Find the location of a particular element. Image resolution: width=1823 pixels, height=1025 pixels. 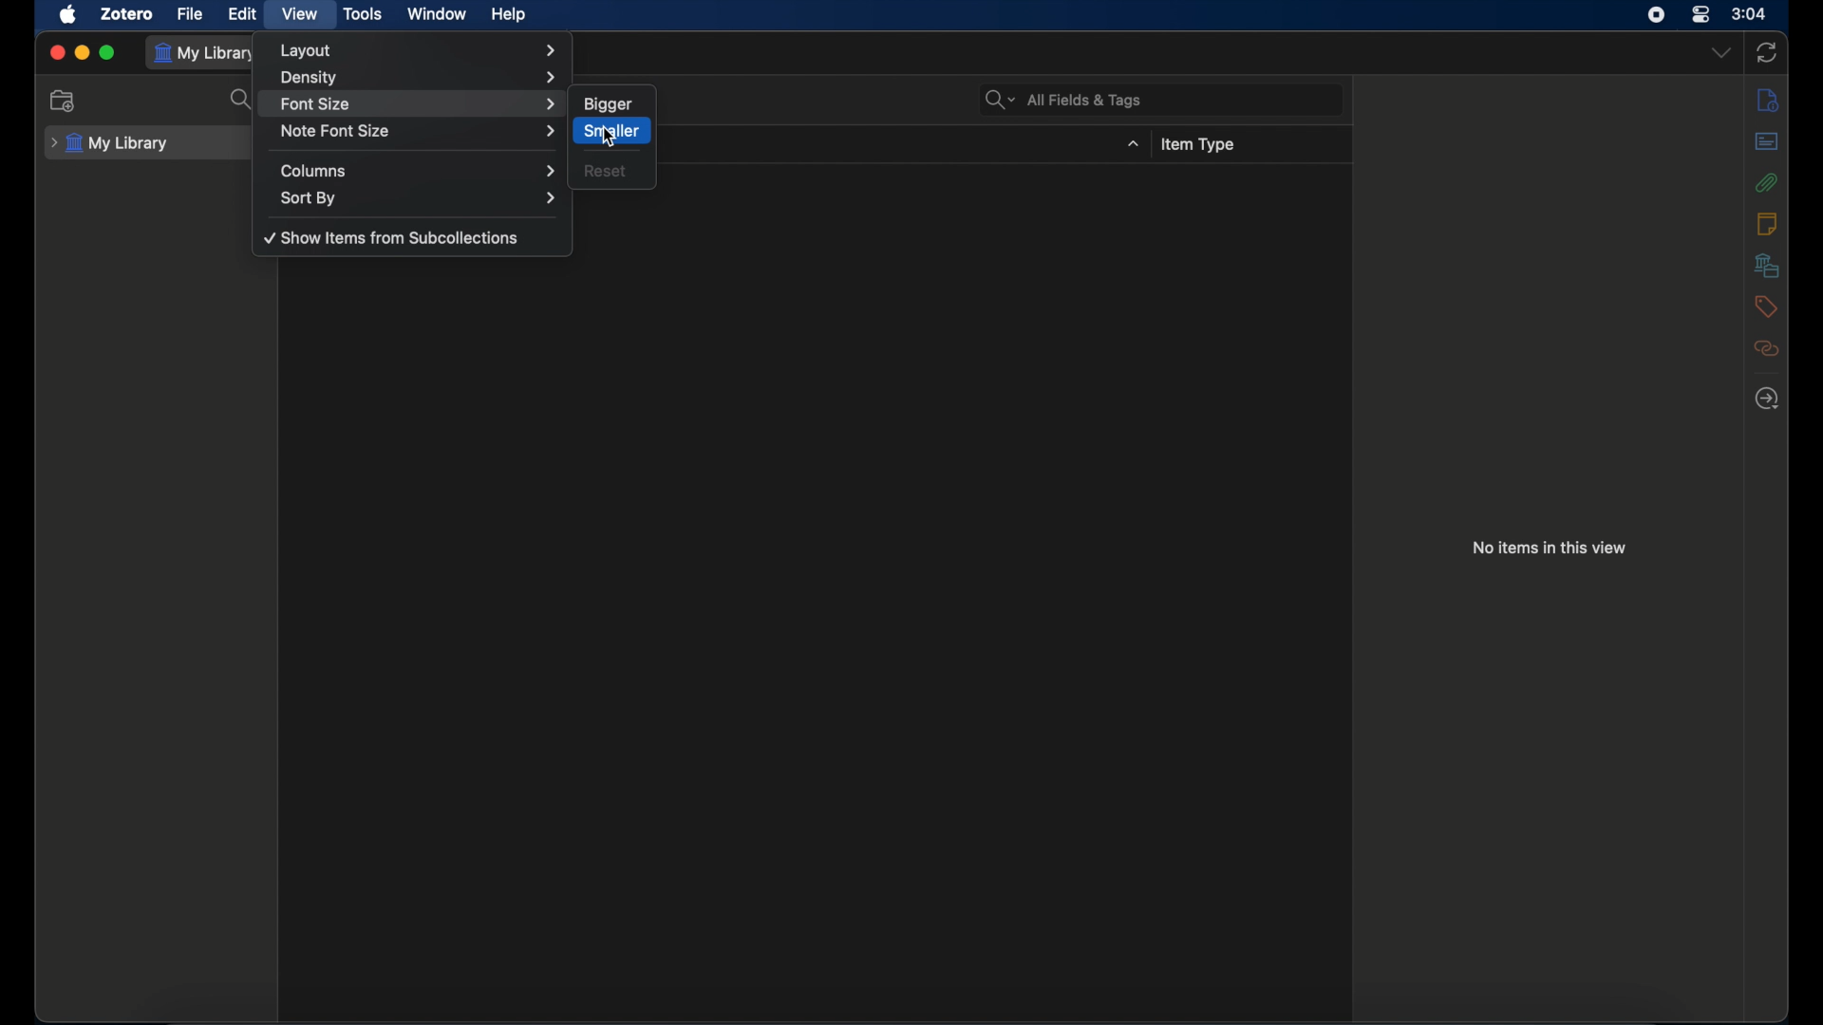

sort by is located at coordinates (420, 199).